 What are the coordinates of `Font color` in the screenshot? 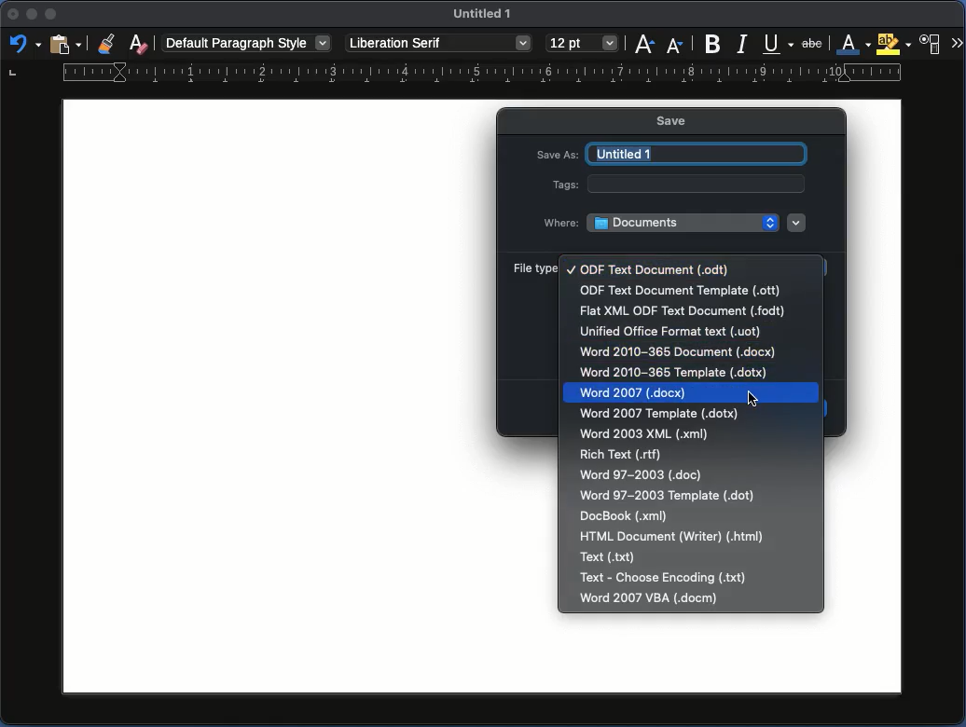 It's located at (854, 45).